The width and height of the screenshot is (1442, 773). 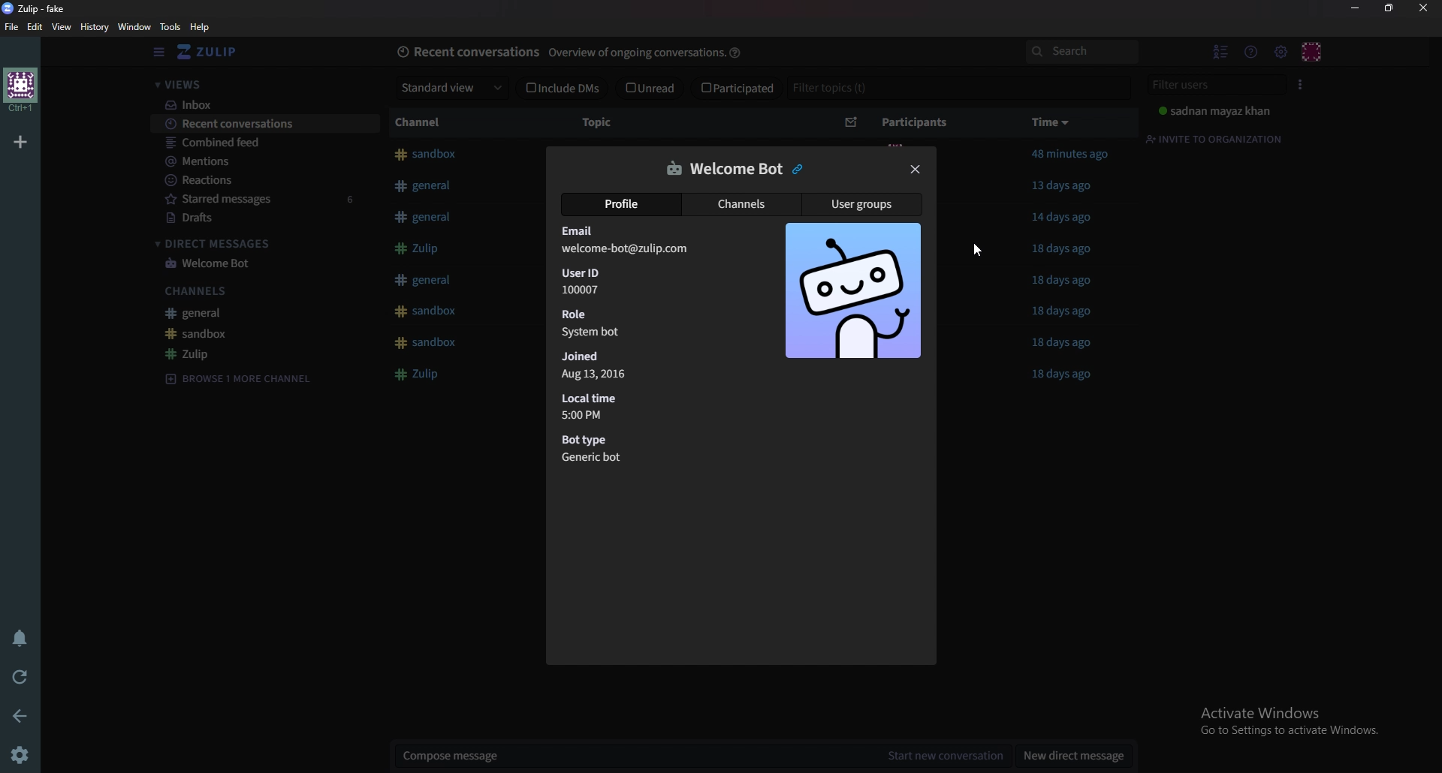 What do you see at coordinates (202, 27) in the screenshot?
I see `help` at bounding box center [202, 27].